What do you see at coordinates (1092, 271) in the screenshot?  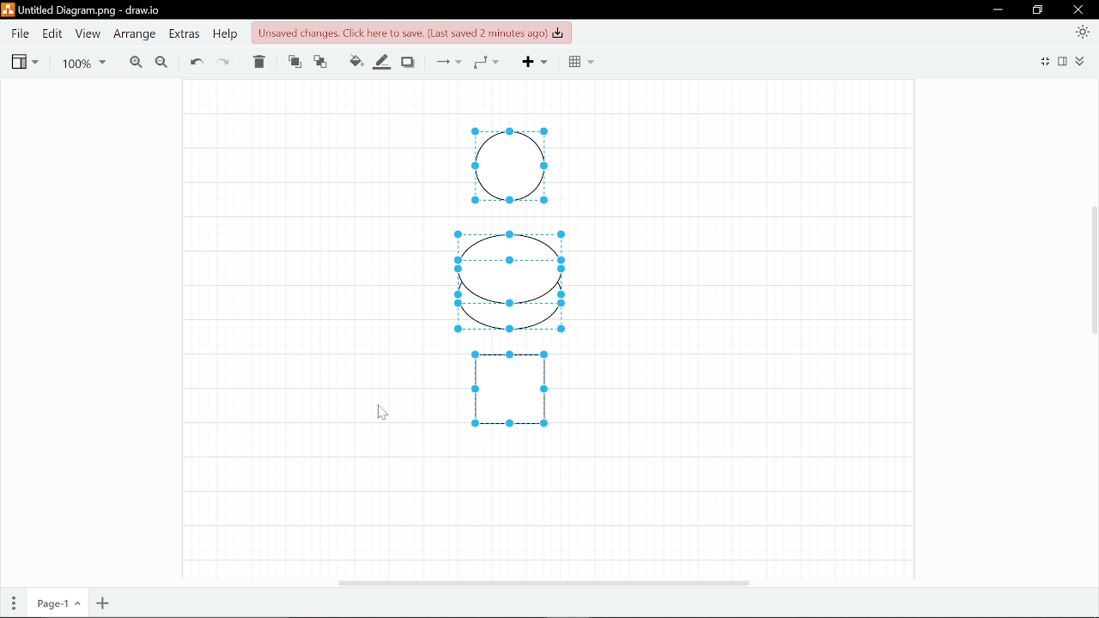 I see `Vertical cursor` at bounding box center [1092, 271].